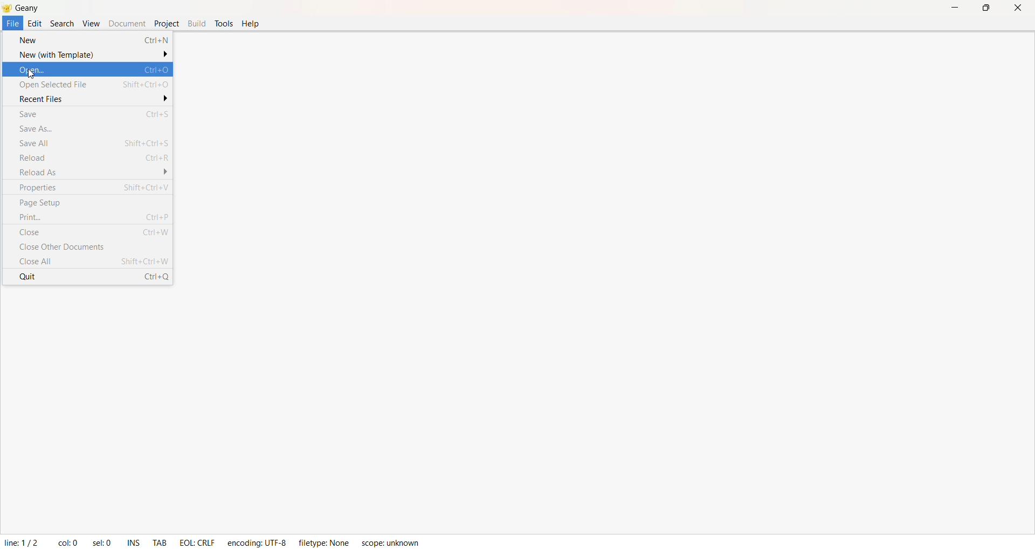 The width and height of the screenshot is (1035, 549). What do you see at coordinates (225, 23) in the screenshot?
I see `Tools` at bounding box center [225, 23].